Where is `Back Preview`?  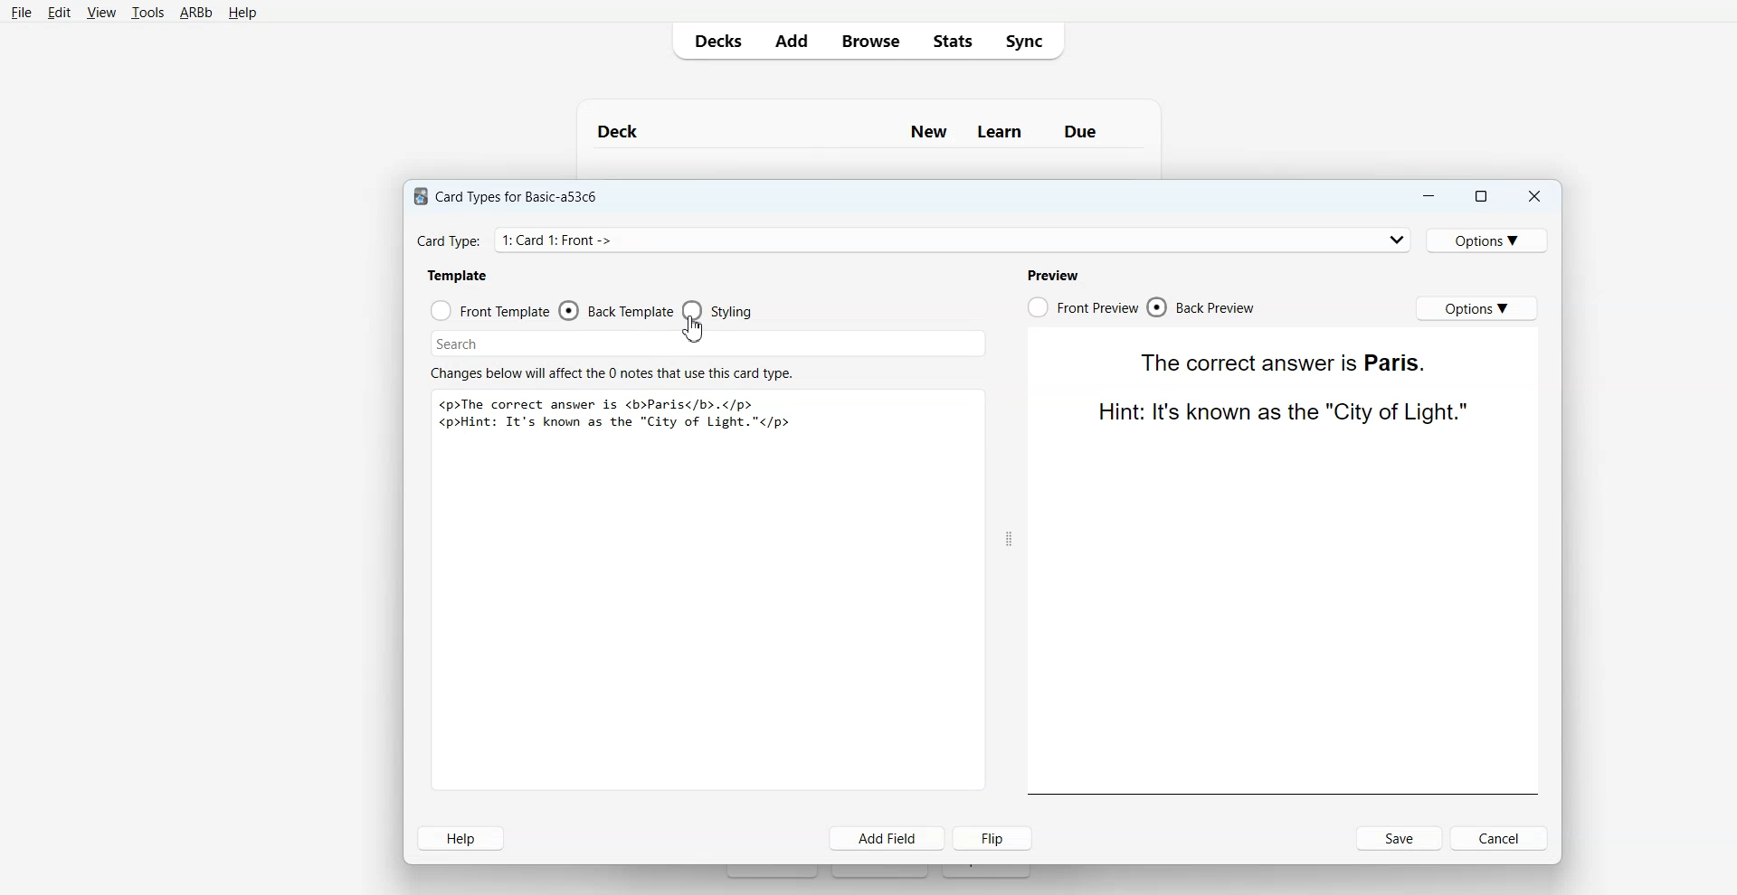 Back Preview is located at coordinates (1201, 307).